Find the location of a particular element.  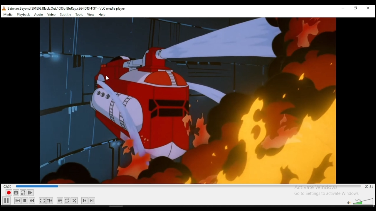

record is located at coordinates (8, 192).